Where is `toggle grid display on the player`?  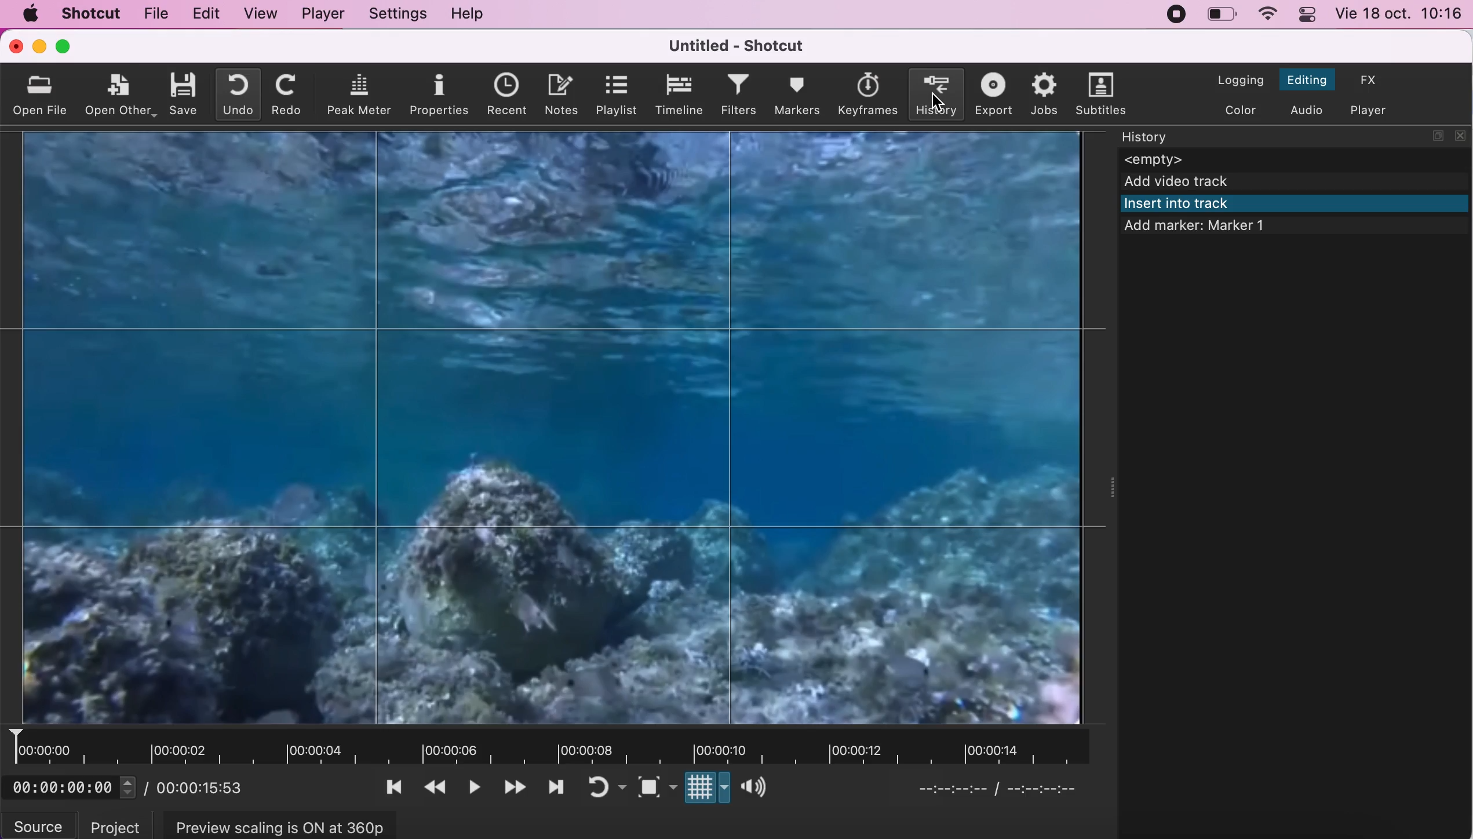 toggle grid display on the player is located at coordinates (705, 789).